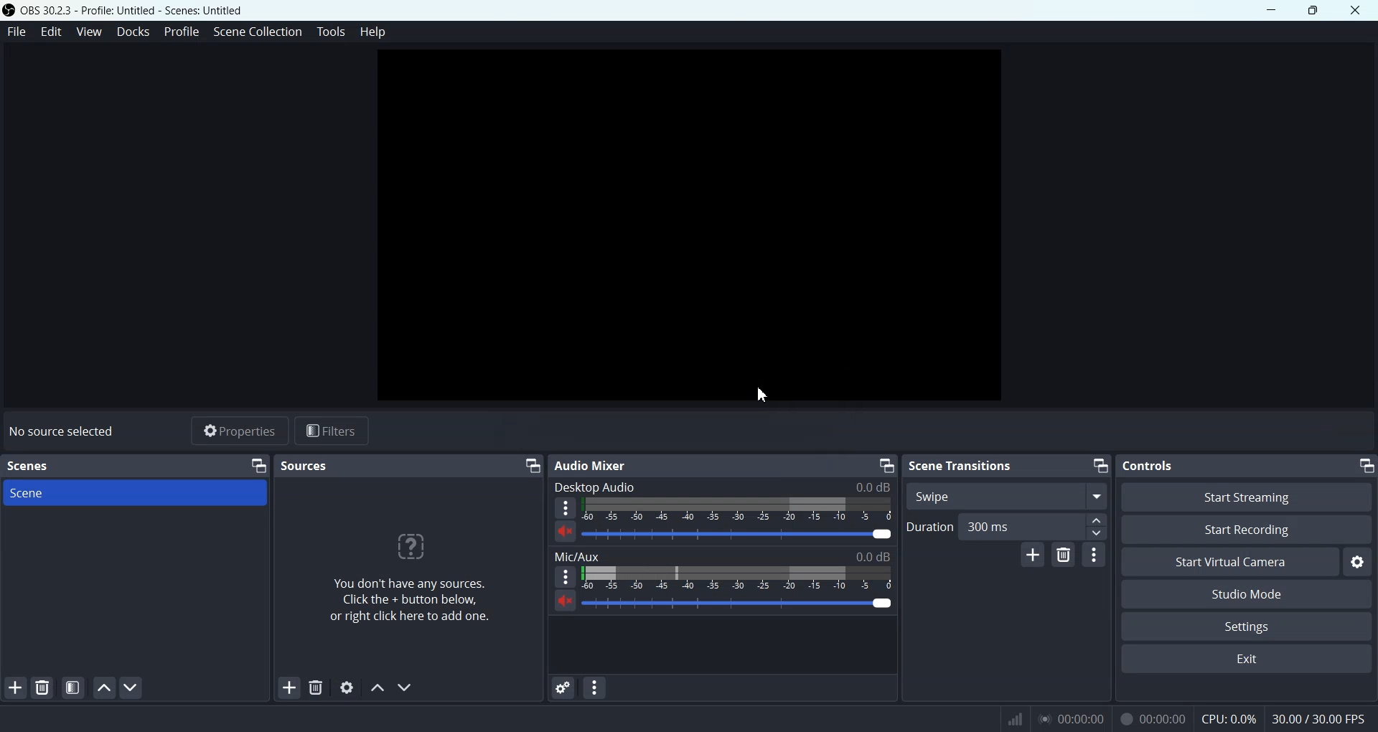 The height and width of the screenshot is (732, 1378). What do you see at coordinates (72, 688) in the screenshot?
I see `Open scene Filter` at bounding box center [72, 688].